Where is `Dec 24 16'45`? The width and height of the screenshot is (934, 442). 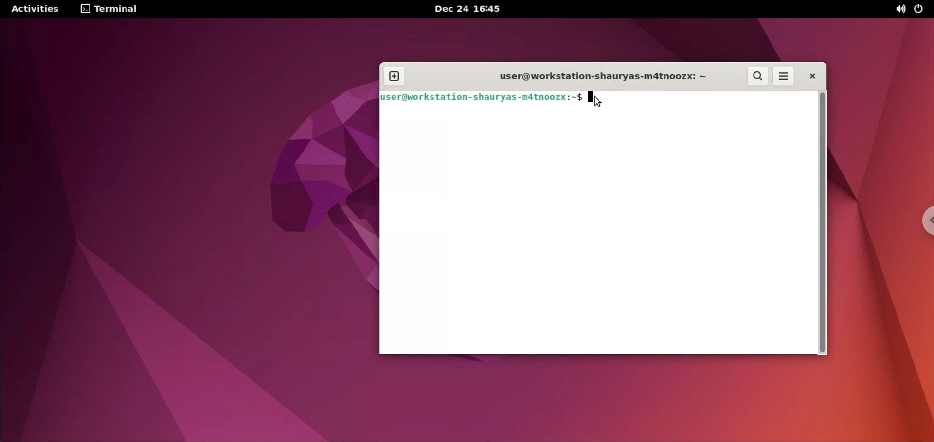
Dec 24 16'45 is located at coordinates (469, 9).